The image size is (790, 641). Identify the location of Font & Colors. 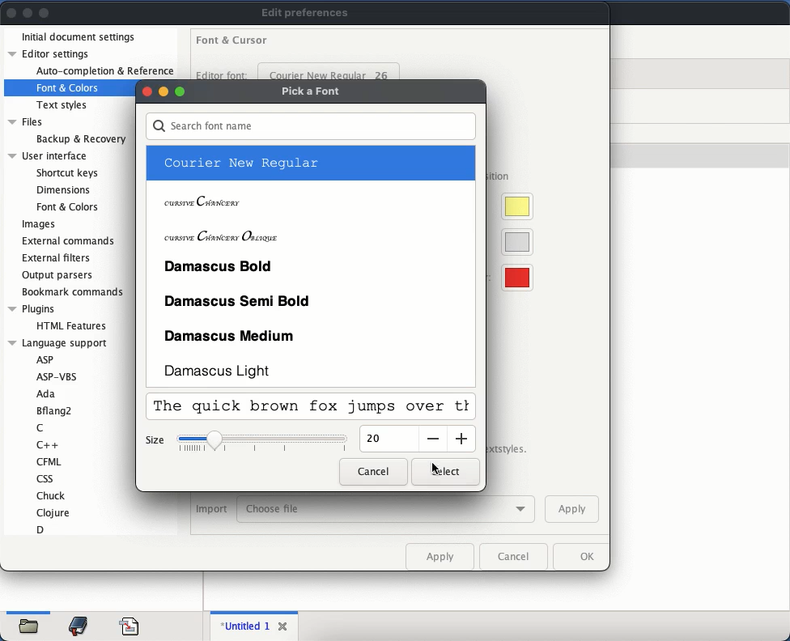
(66, 206).